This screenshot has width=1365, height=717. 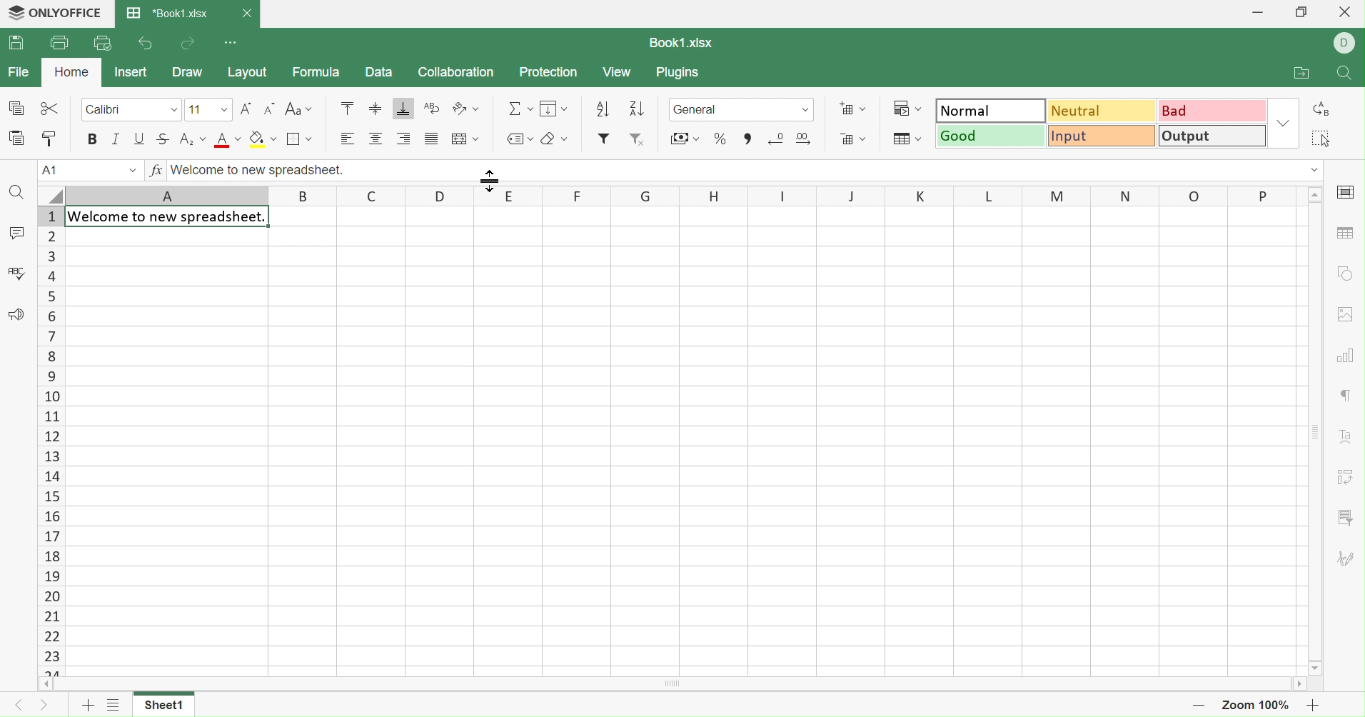 What do you see at coordinates (685, 137) in the screenshot?
I see `Accounting style` at bounding box center [685, 137].